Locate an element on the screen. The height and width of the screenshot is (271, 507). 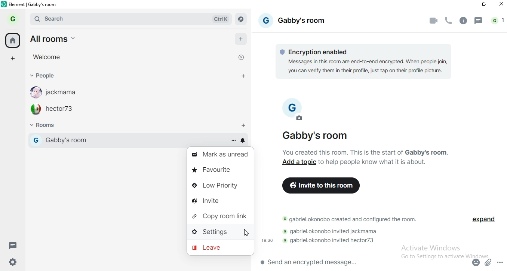
low priority is located at coordinates (221, 186).